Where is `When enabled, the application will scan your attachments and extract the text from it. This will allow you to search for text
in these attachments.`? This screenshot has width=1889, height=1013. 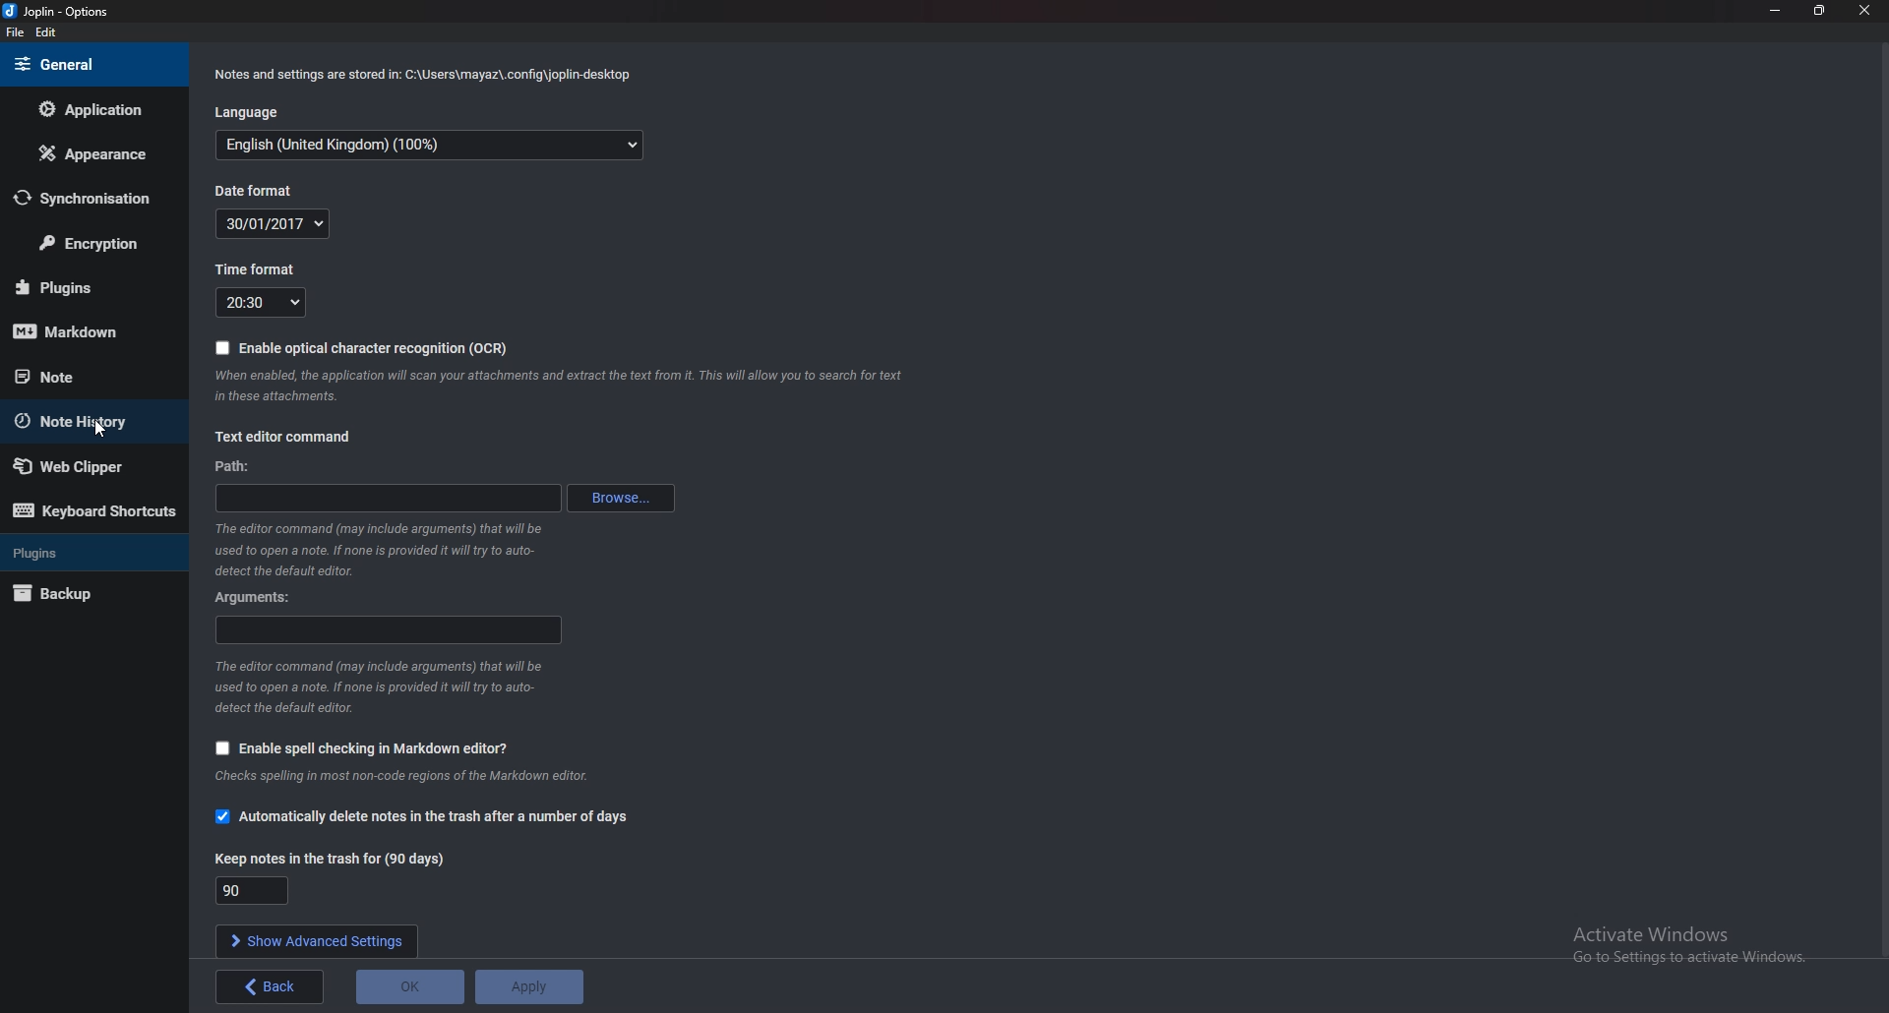
When enabled, the application will scan your attachments and extract the text from it. This will allow you to search for text
in these attachments. is located at coordinates (555, 389).